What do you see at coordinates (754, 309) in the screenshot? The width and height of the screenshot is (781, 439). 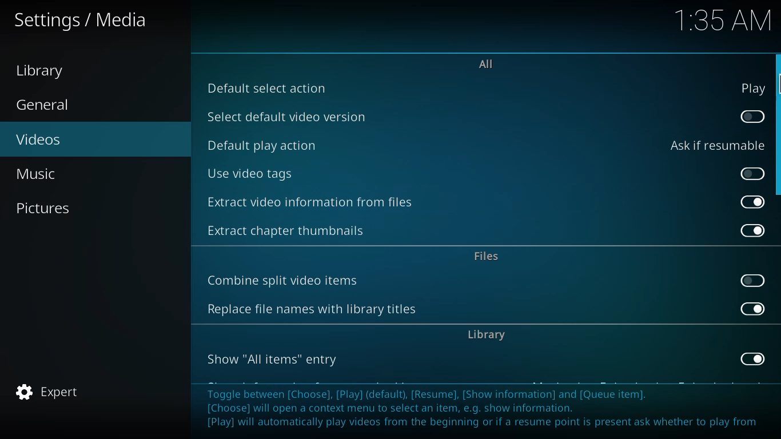 I see `enabled` at bounding box center [754, 309].